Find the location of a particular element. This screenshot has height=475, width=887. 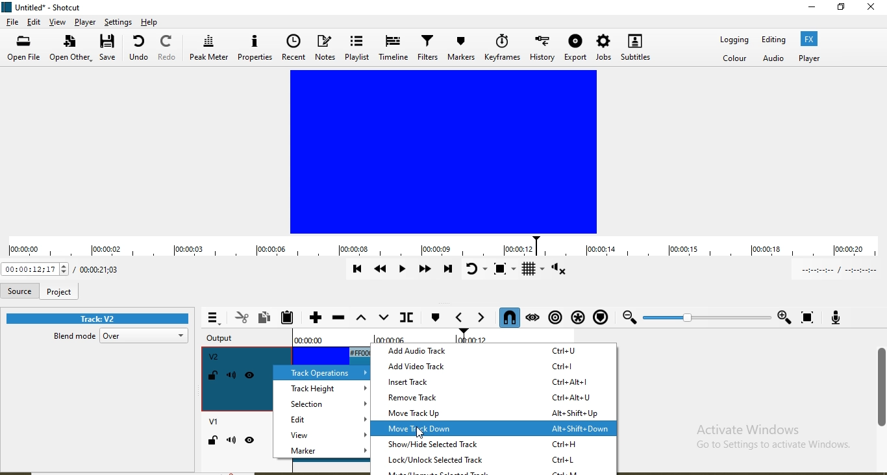

Previous marker is located at coordinates (461, 319).